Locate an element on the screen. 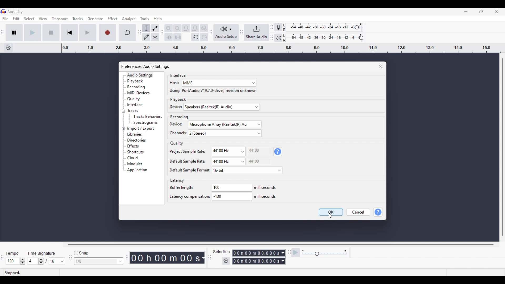  Software name is located at coordinates (15, 12).